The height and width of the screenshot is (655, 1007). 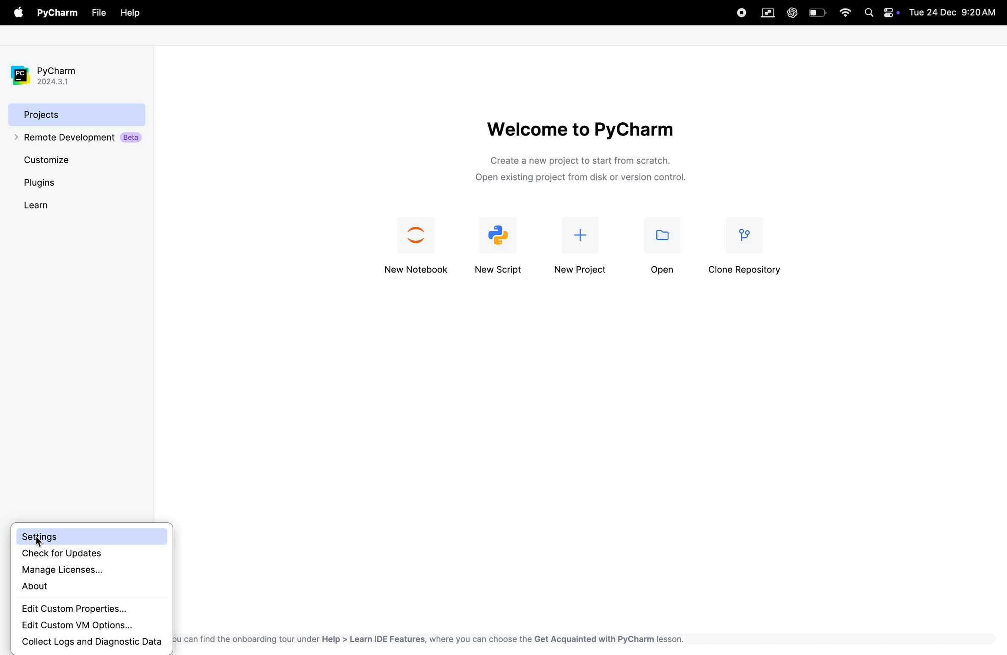 I want to click on projects, so click(x=77, y=114).